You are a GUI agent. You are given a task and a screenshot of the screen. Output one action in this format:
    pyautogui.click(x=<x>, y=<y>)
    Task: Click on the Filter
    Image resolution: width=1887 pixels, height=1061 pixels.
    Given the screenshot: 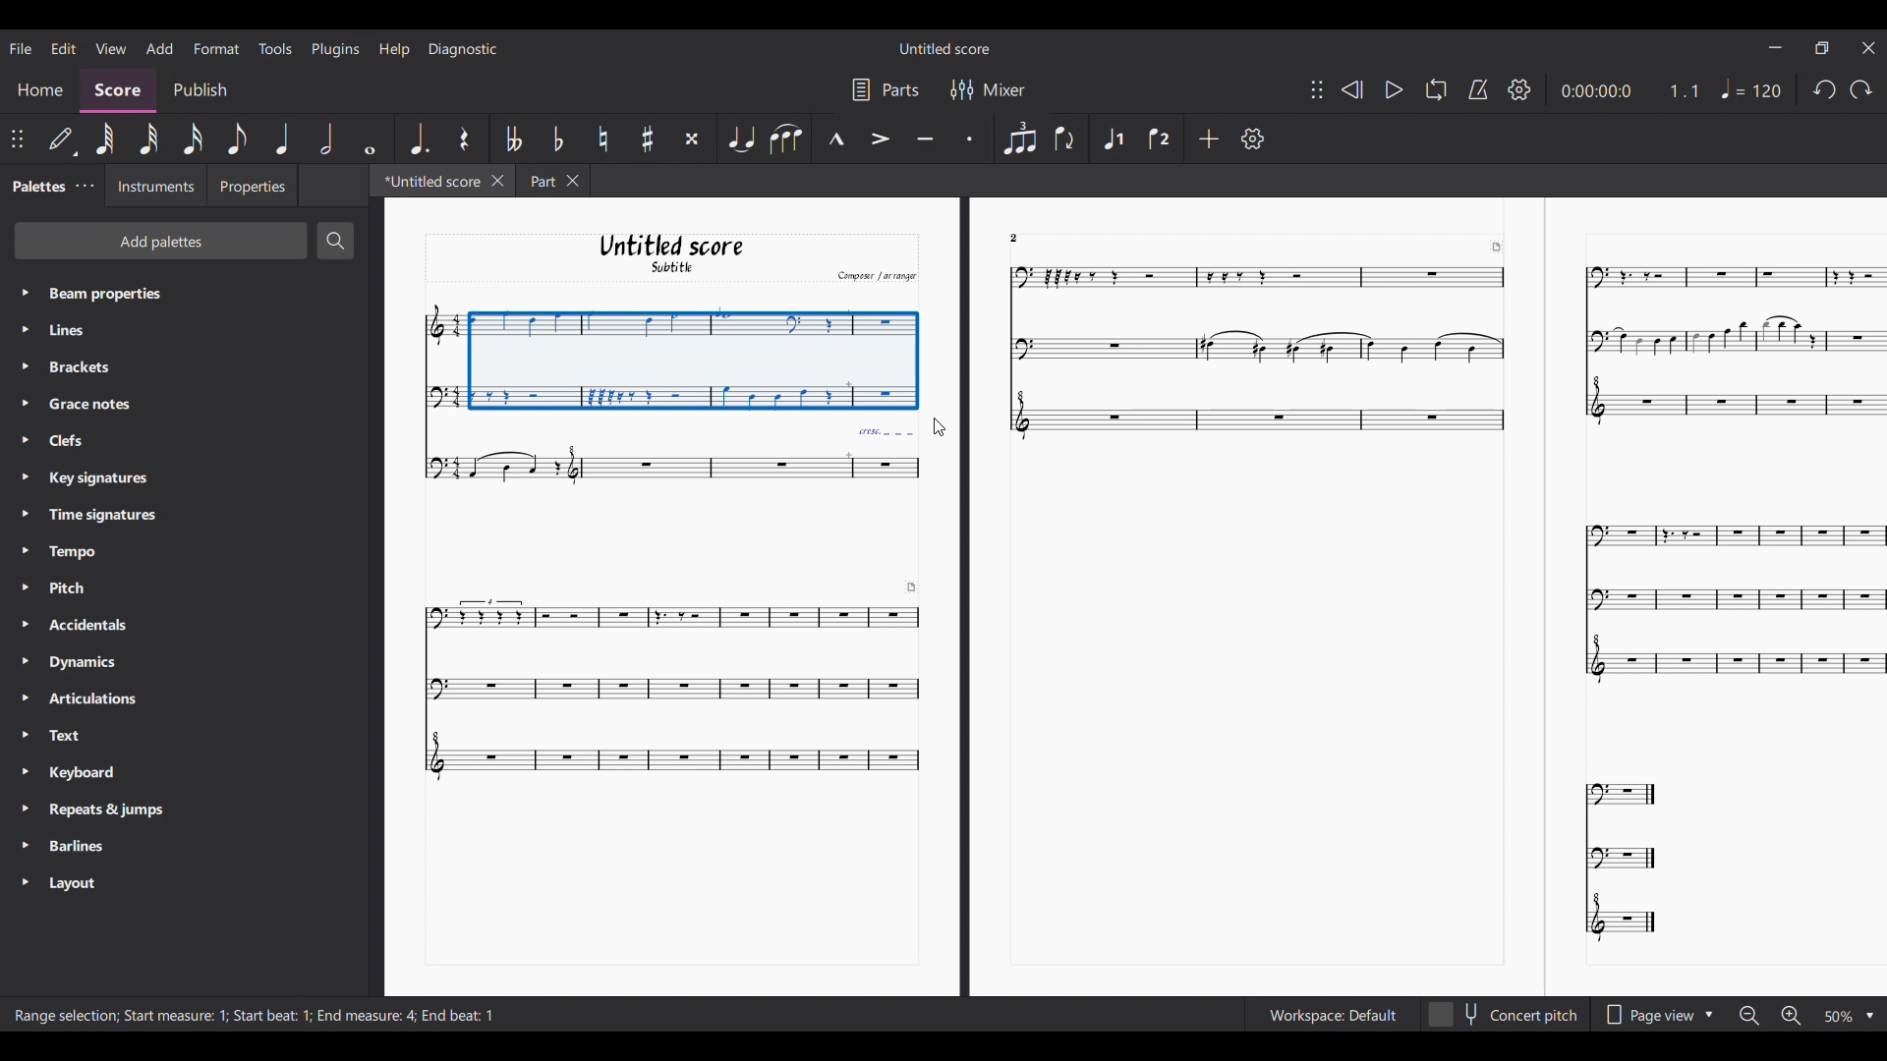 What is the action you would take?
    pyautogui.click(x=959, y=89)
    